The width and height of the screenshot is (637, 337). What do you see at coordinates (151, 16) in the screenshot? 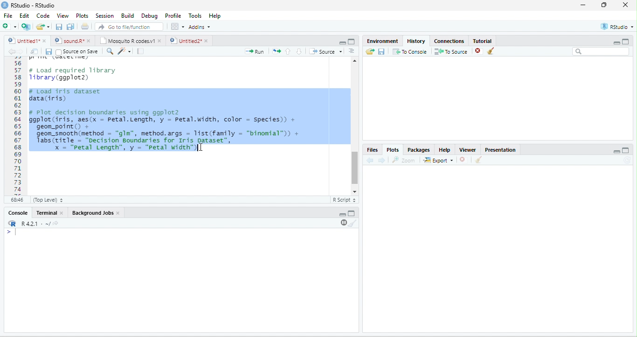
I see `Debug` at bounding box center [151, 16].